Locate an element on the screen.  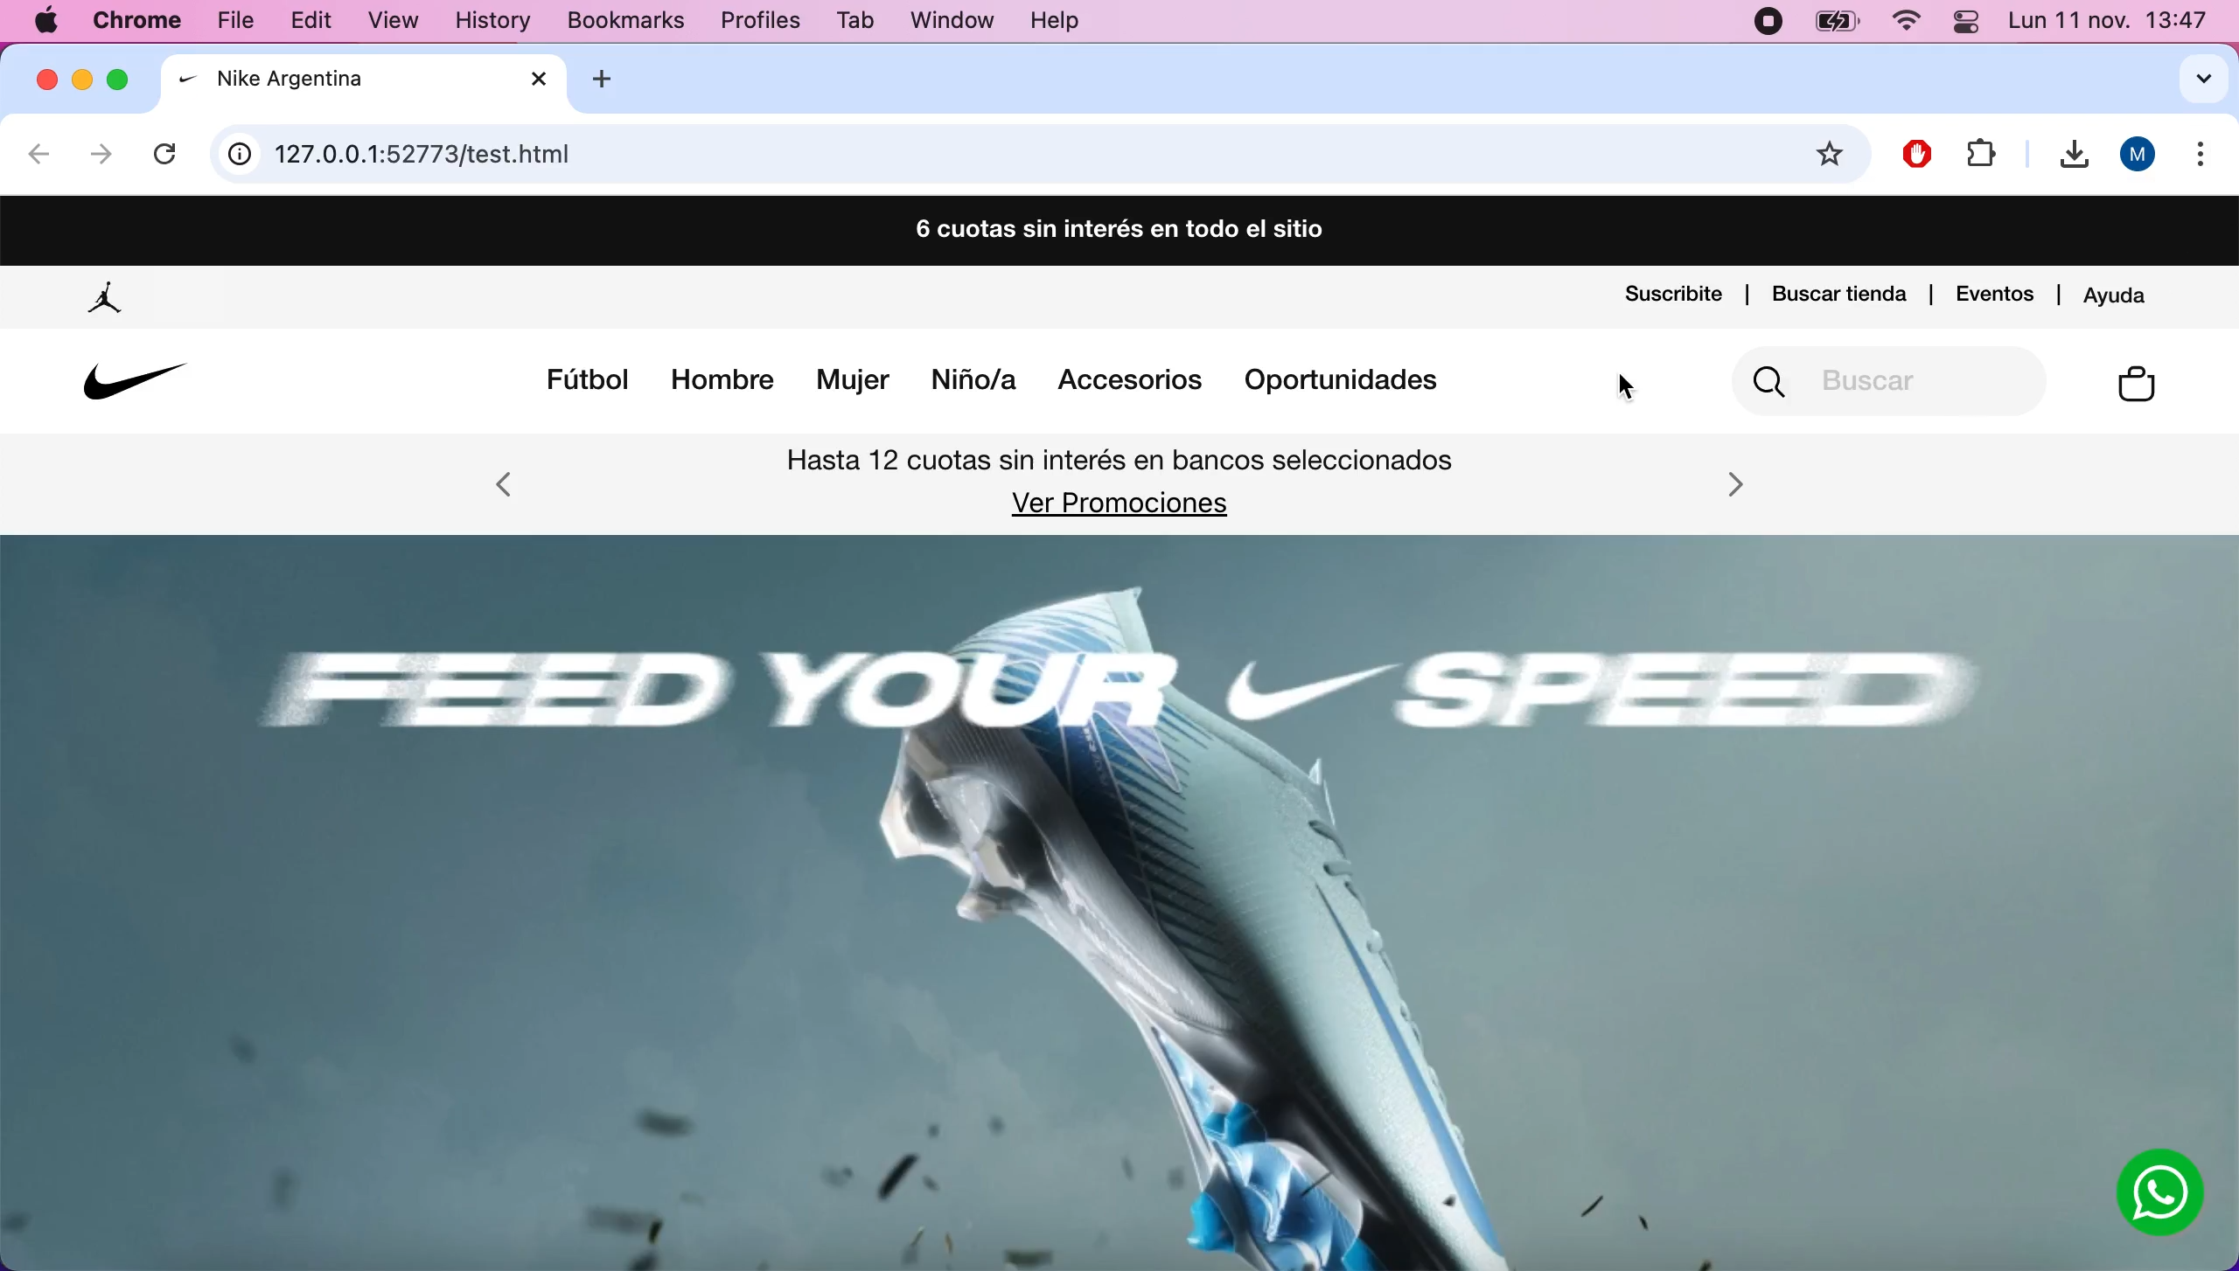
Search Bar is located at coordinates (1895, 381).